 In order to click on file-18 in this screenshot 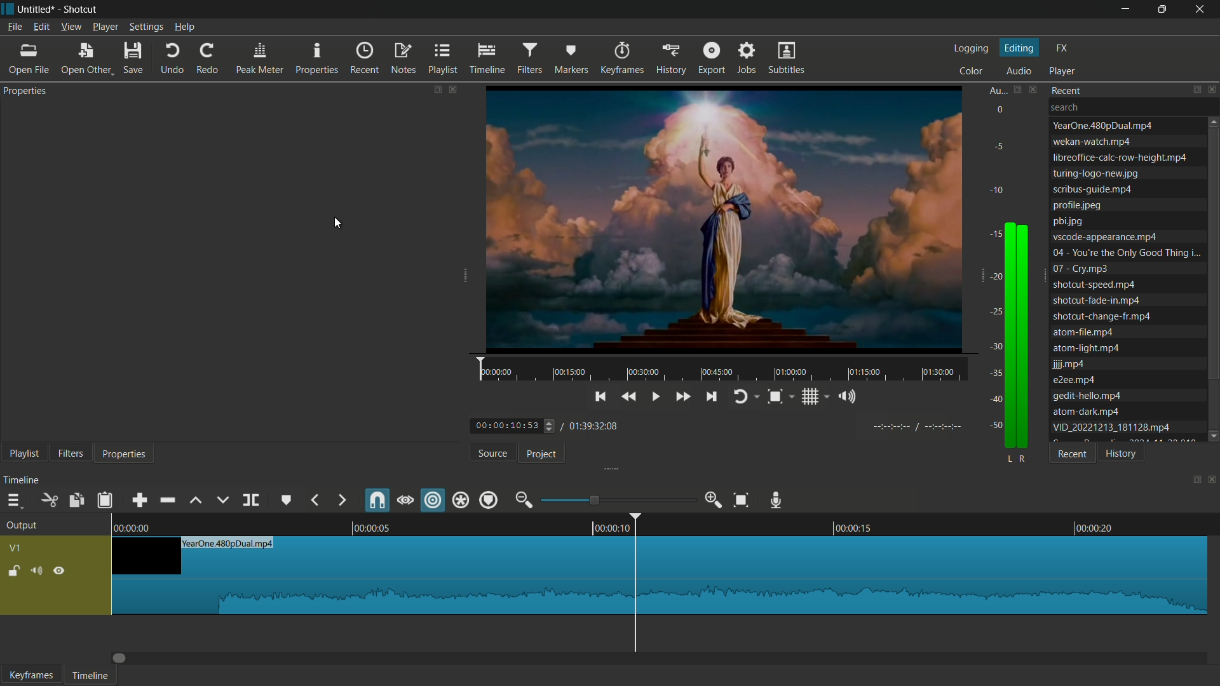, I will do `click(1087, 395)`.